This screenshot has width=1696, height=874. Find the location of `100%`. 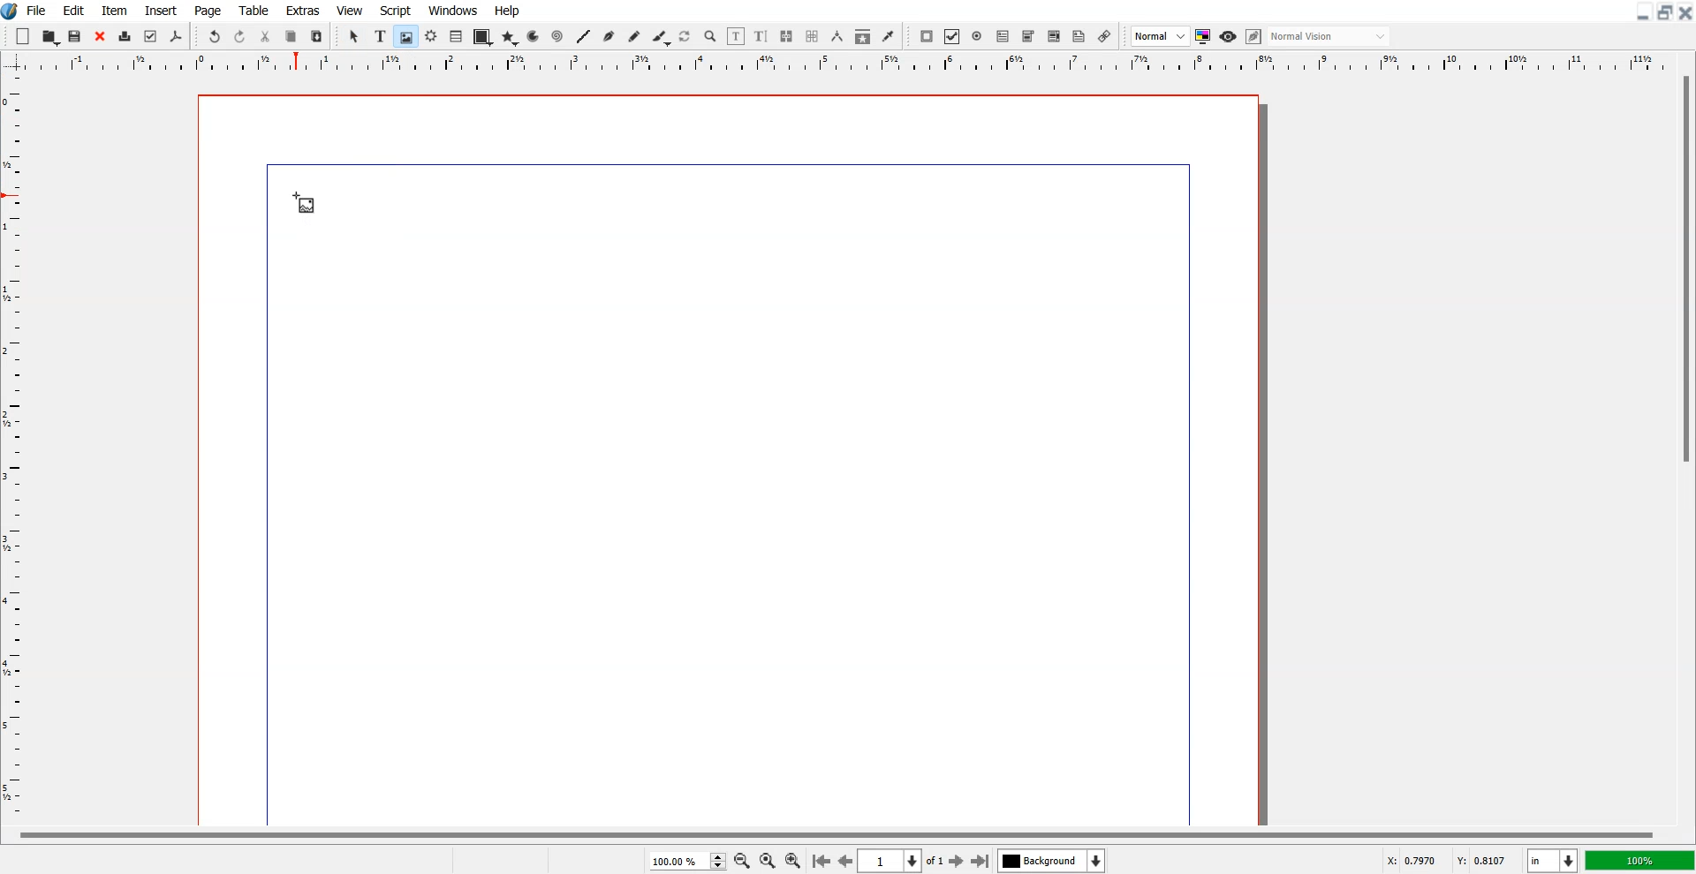

100% is located at coordinates (1639, 860).